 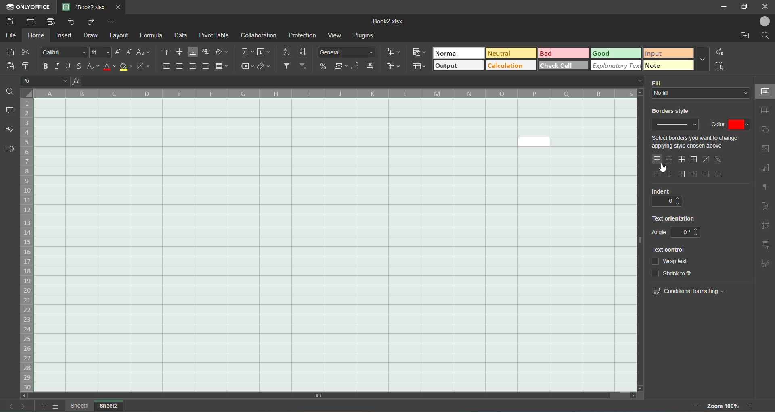 I want to click on decrement size, so click(x=129, y=53).